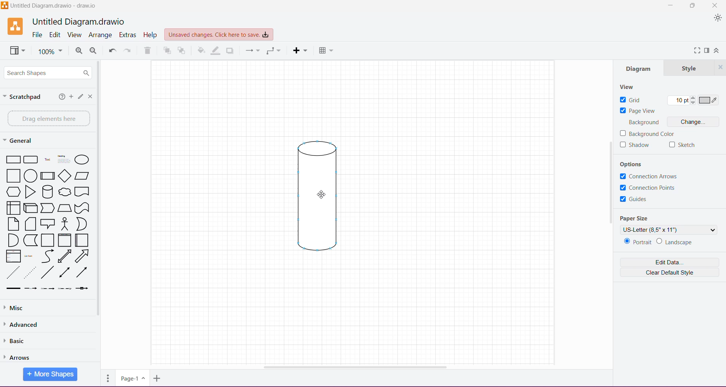 The height and width of the screenshot is (387, 726). I want to click on Waypoints, so click(273, 51).